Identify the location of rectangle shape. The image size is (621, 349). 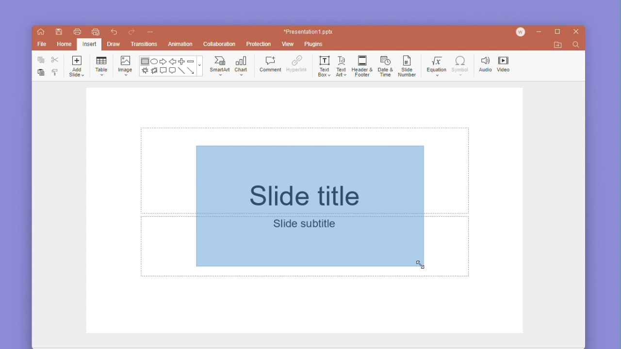
(145, 62).